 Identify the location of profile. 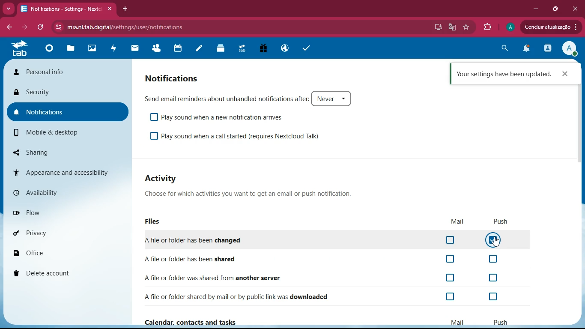
(570, 48).